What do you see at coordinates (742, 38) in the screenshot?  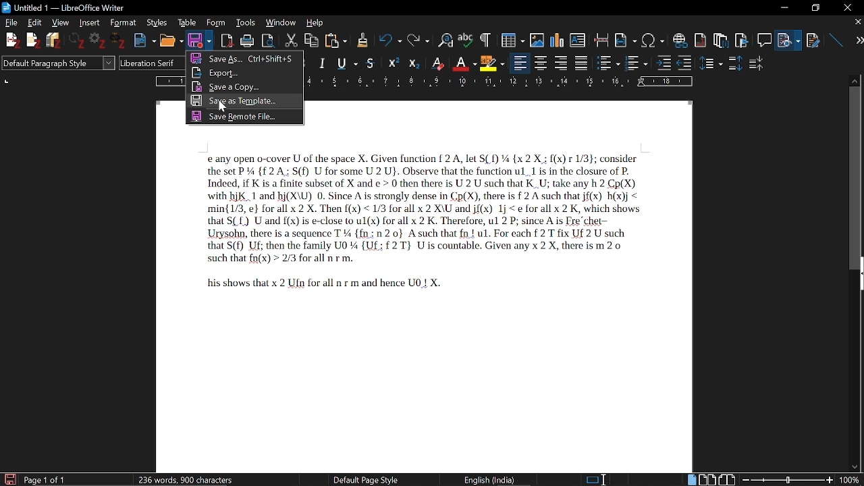 I see `insert bookmark` at bounding box center [742, 38].